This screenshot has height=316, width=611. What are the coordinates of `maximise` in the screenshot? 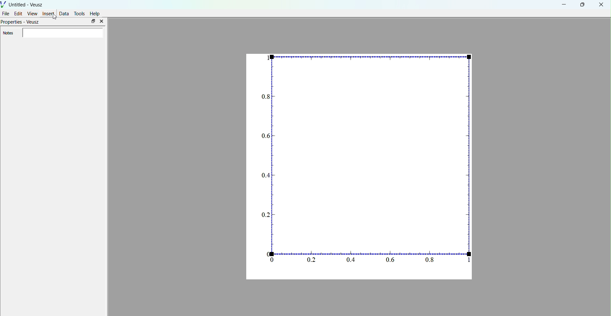 It's located at (93, 21).